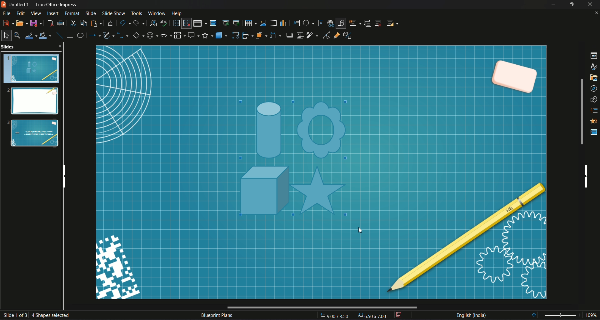  What do you see at coordinates (591, 4) in the screenshot?
I see `Close` at bounding box center [591, 4].